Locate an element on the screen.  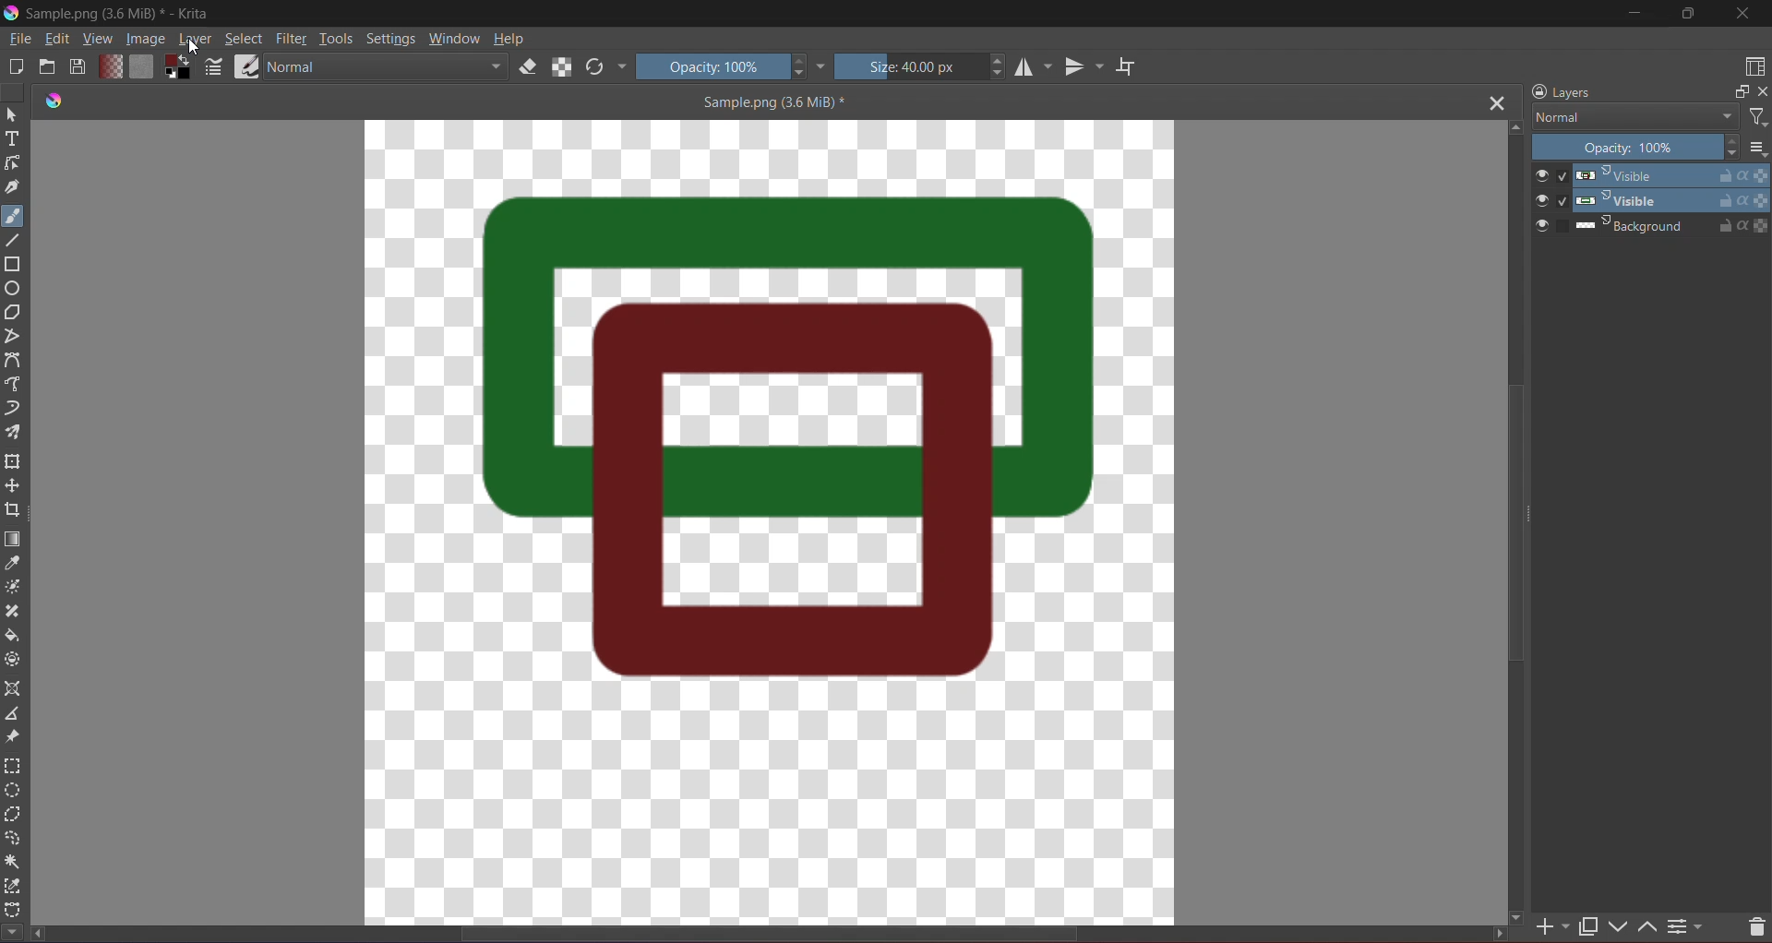
Filter is located at coordinates (292, 39).